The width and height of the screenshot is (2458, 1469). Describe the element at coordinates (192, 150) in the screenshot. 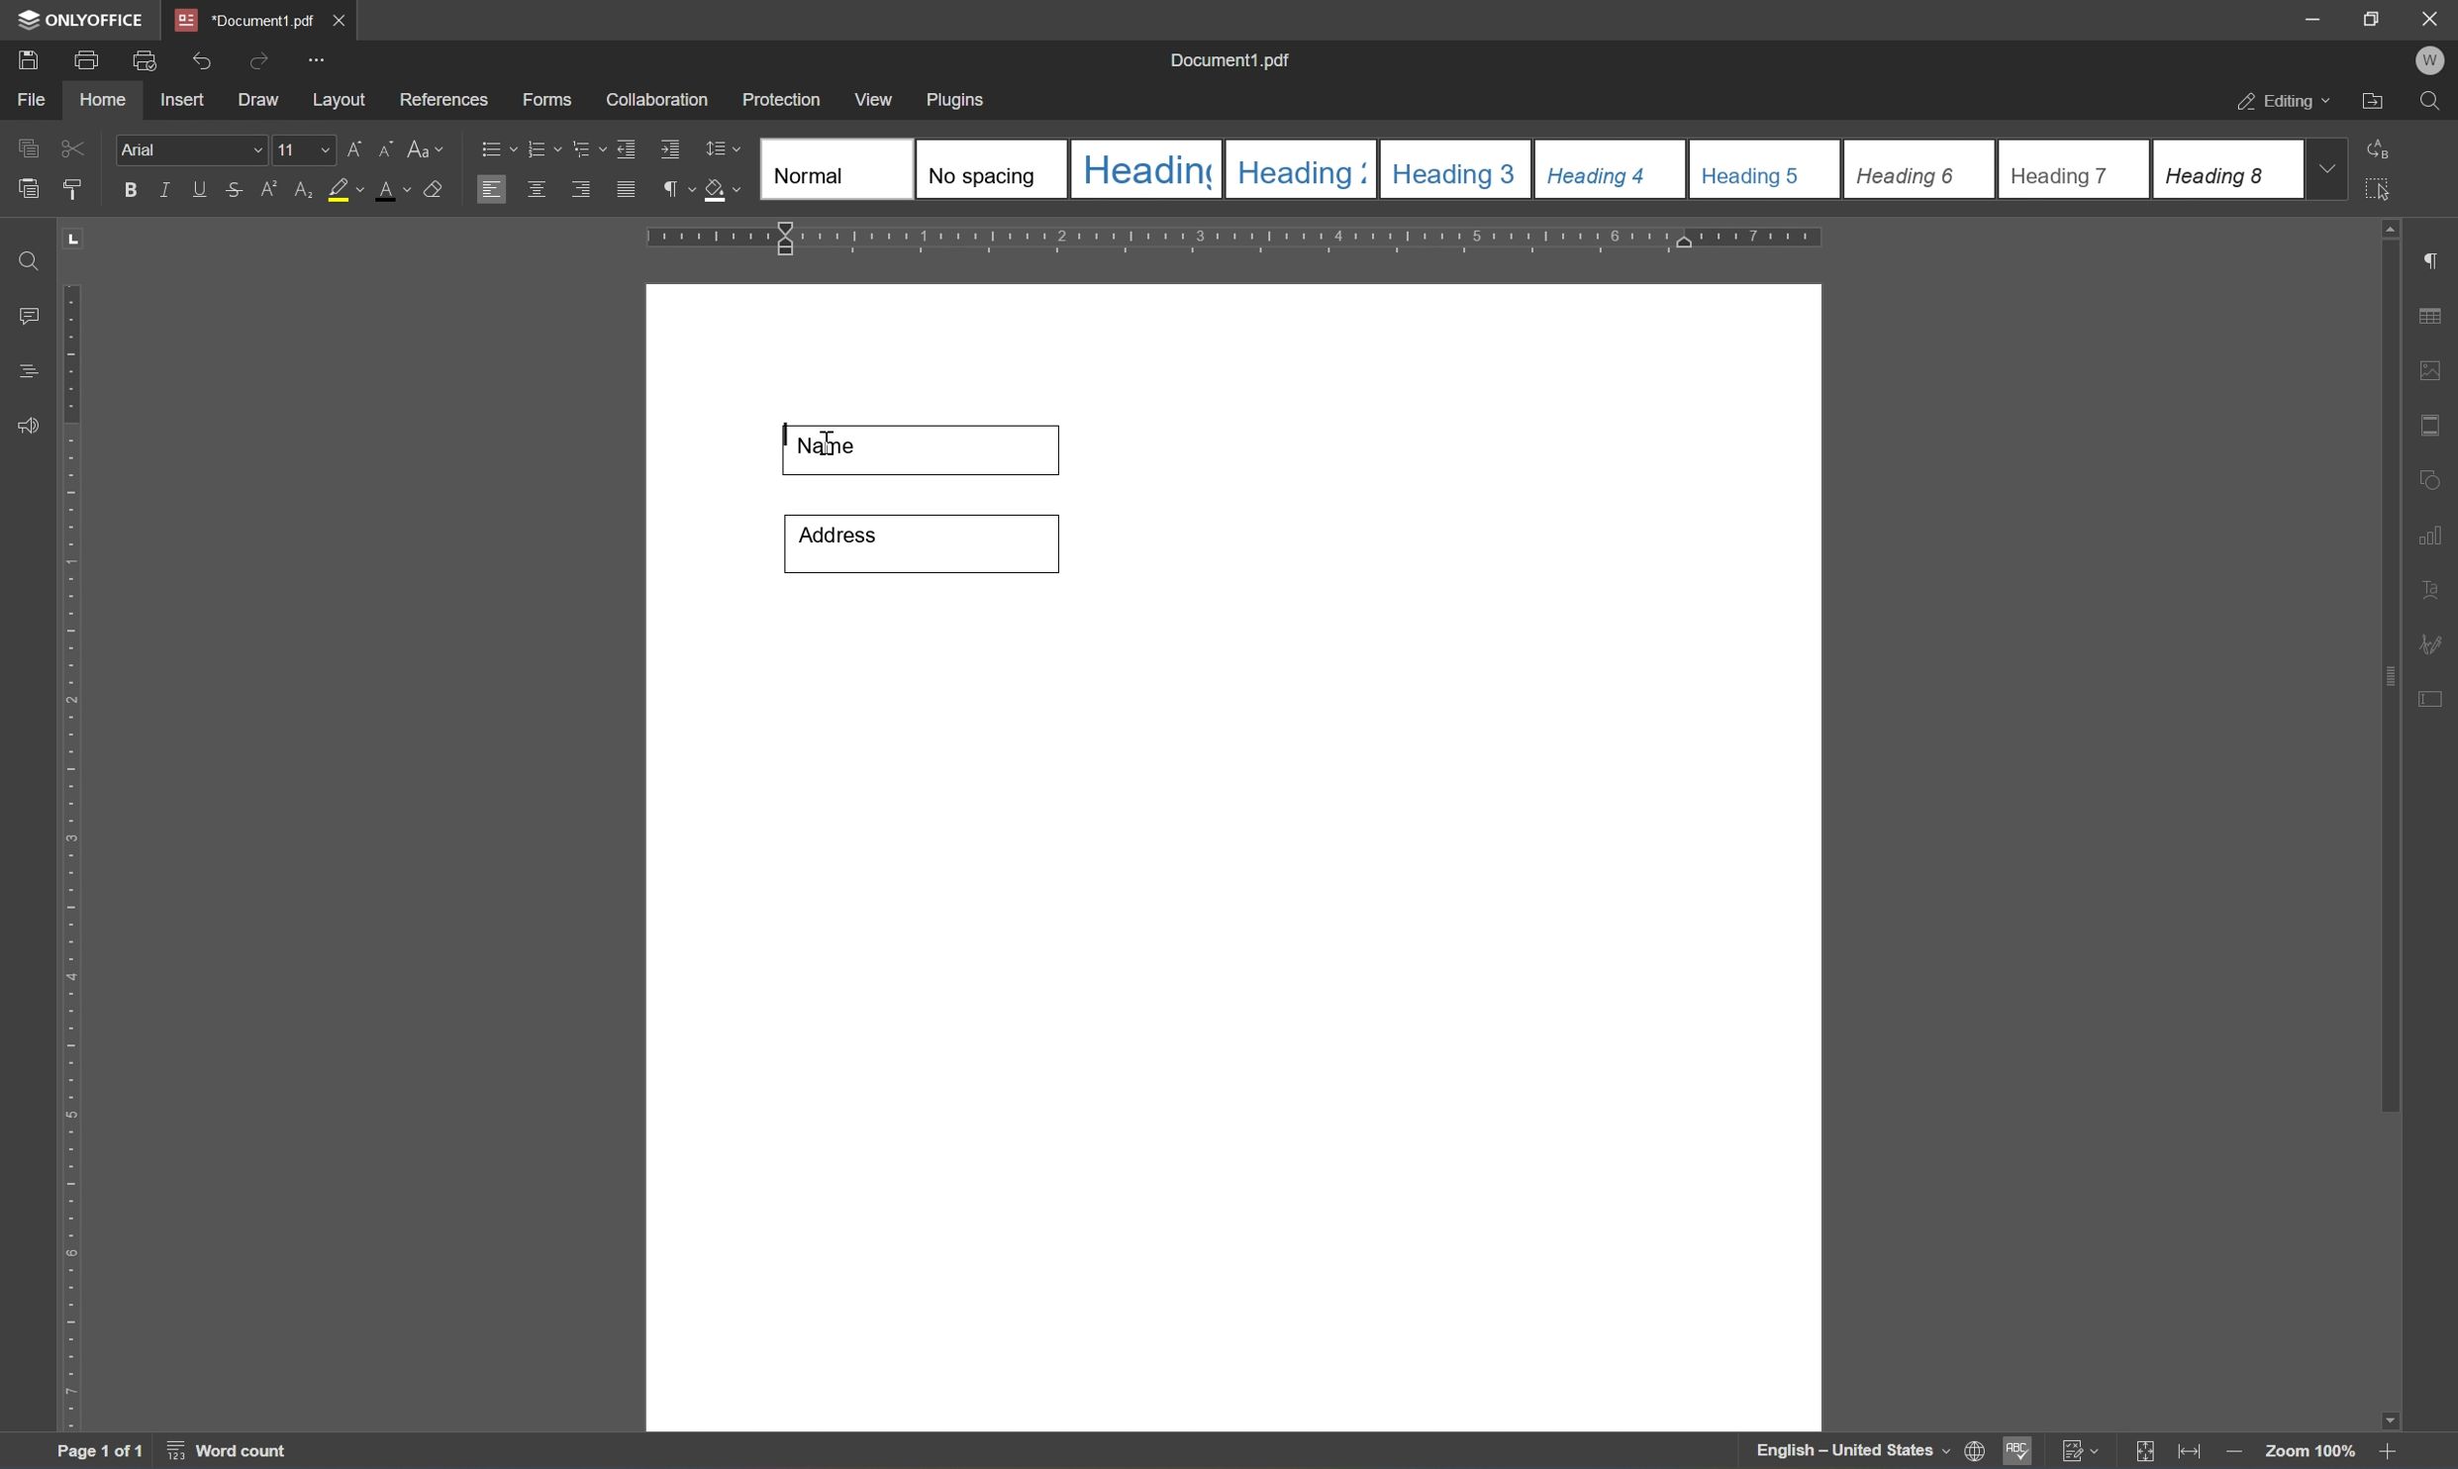

I see `font` at that location.